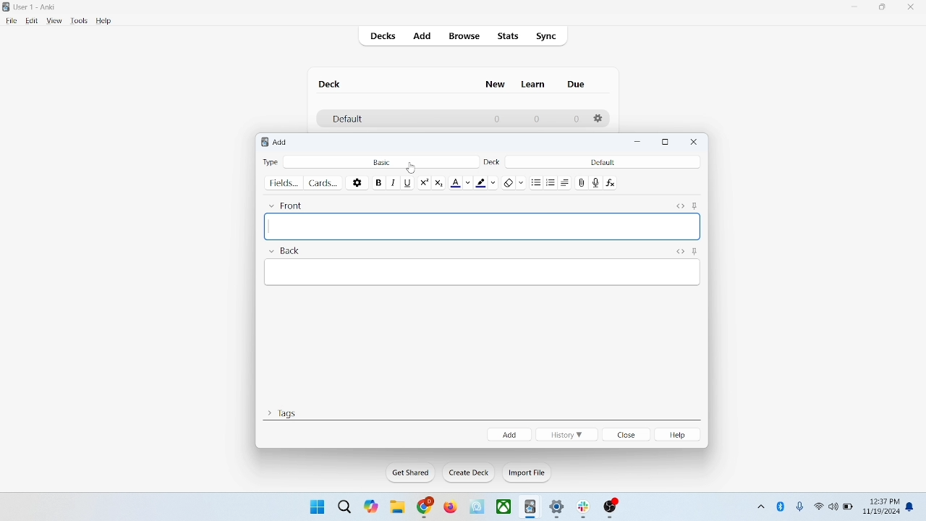 The image size is (926, 521). I want to click on stats, so click(507, 36).